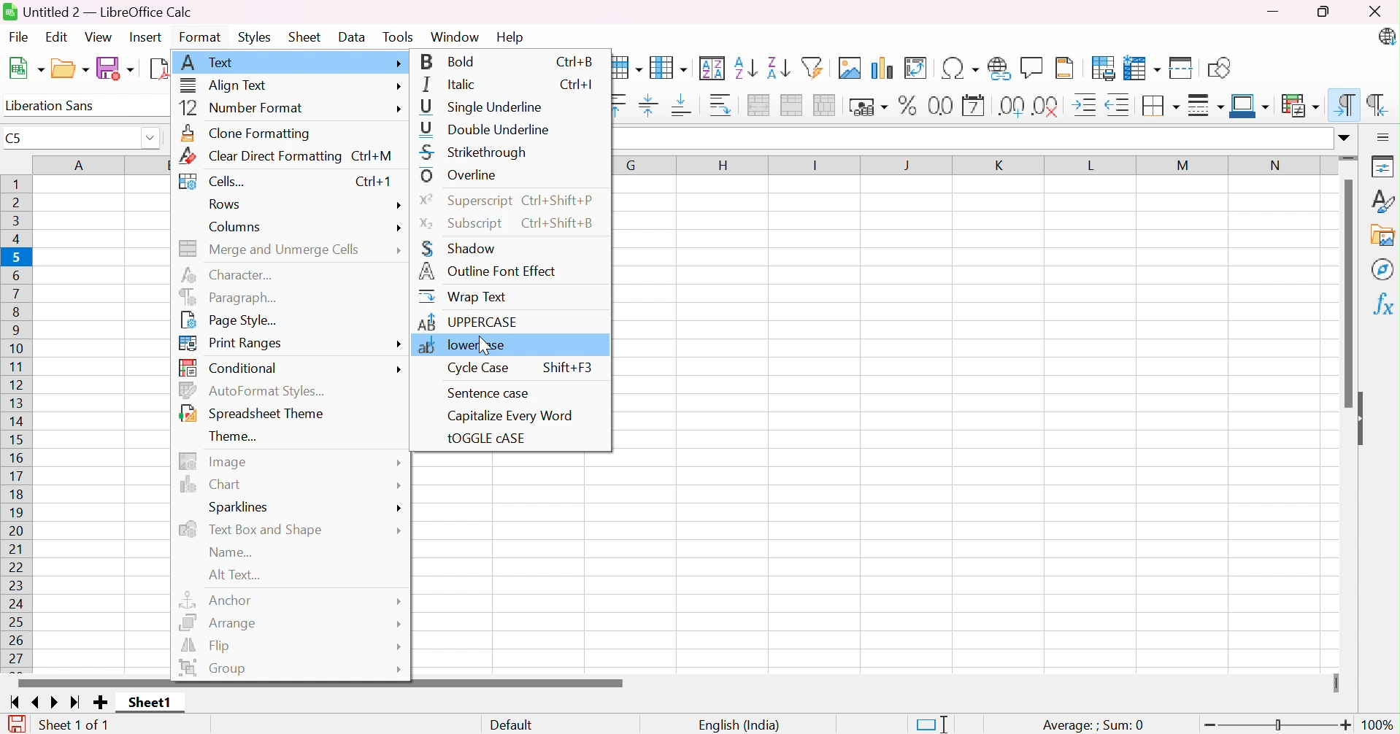 Image resolution: width=1400 pixels, height=734 pixels. I want to click on Character, so click(234, 273).